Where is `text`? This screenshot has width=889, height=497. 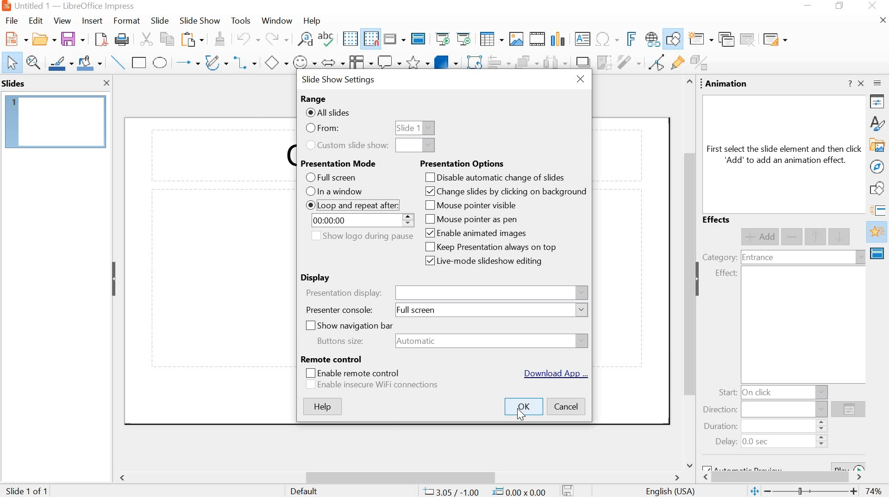
text is located at coordinates (785, 155).